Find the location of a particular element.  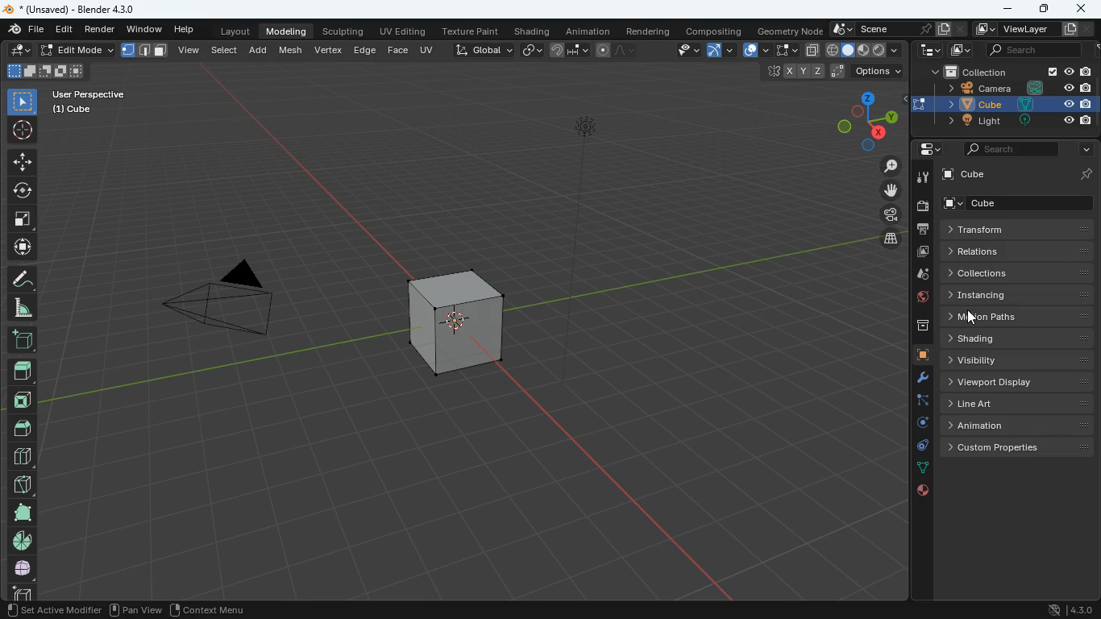

geometry is located at coordinates (790, 31).